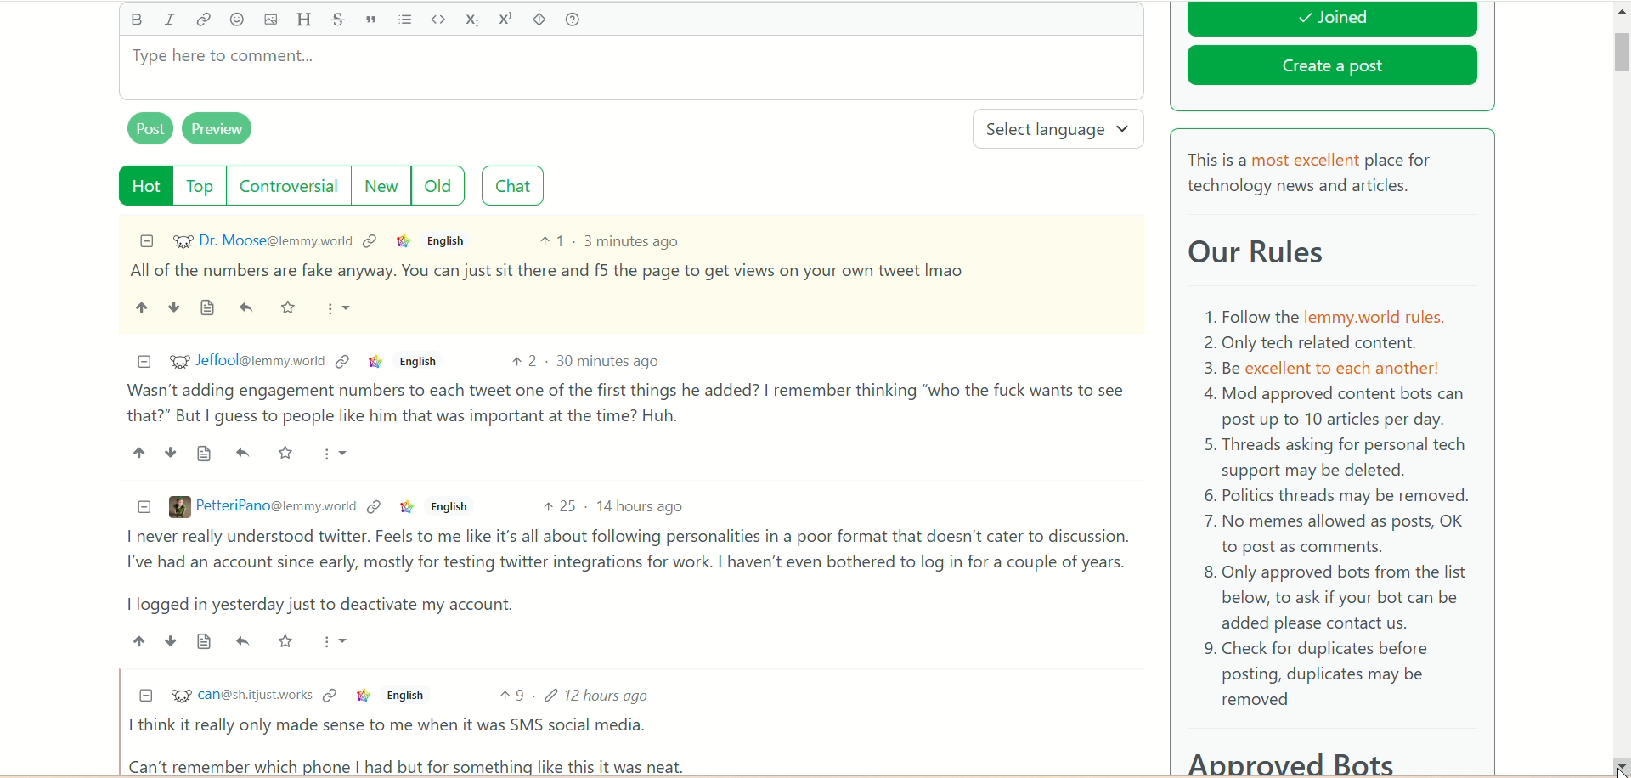  Describe the element at coordinates (171, 452) in the screenshot. I see `Downvote` at that location.